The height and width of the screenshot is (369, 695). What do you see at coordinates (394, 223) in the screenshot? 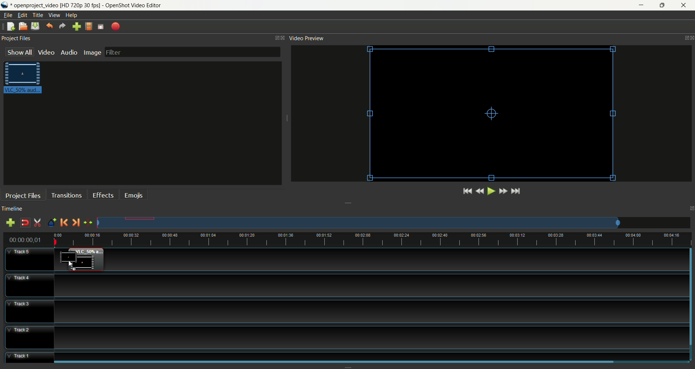
I see `zoom factor` at bounding box center [394, 223].